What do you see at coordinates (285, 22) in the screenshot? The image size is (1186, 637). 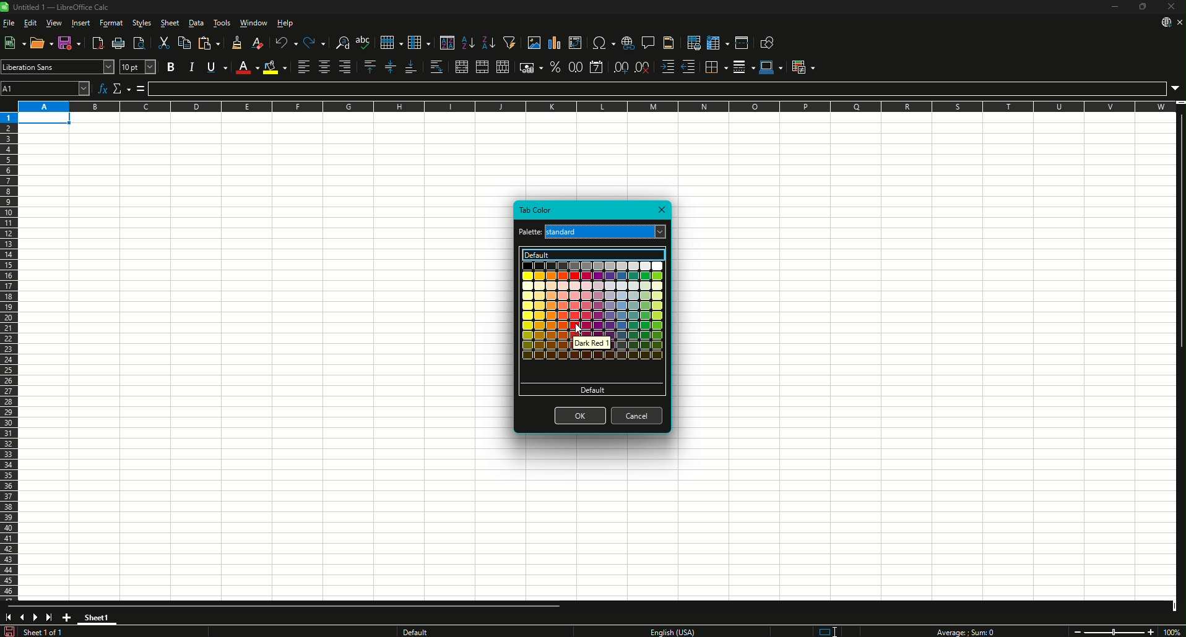 I see `Help` at bounding box center [285, 22].